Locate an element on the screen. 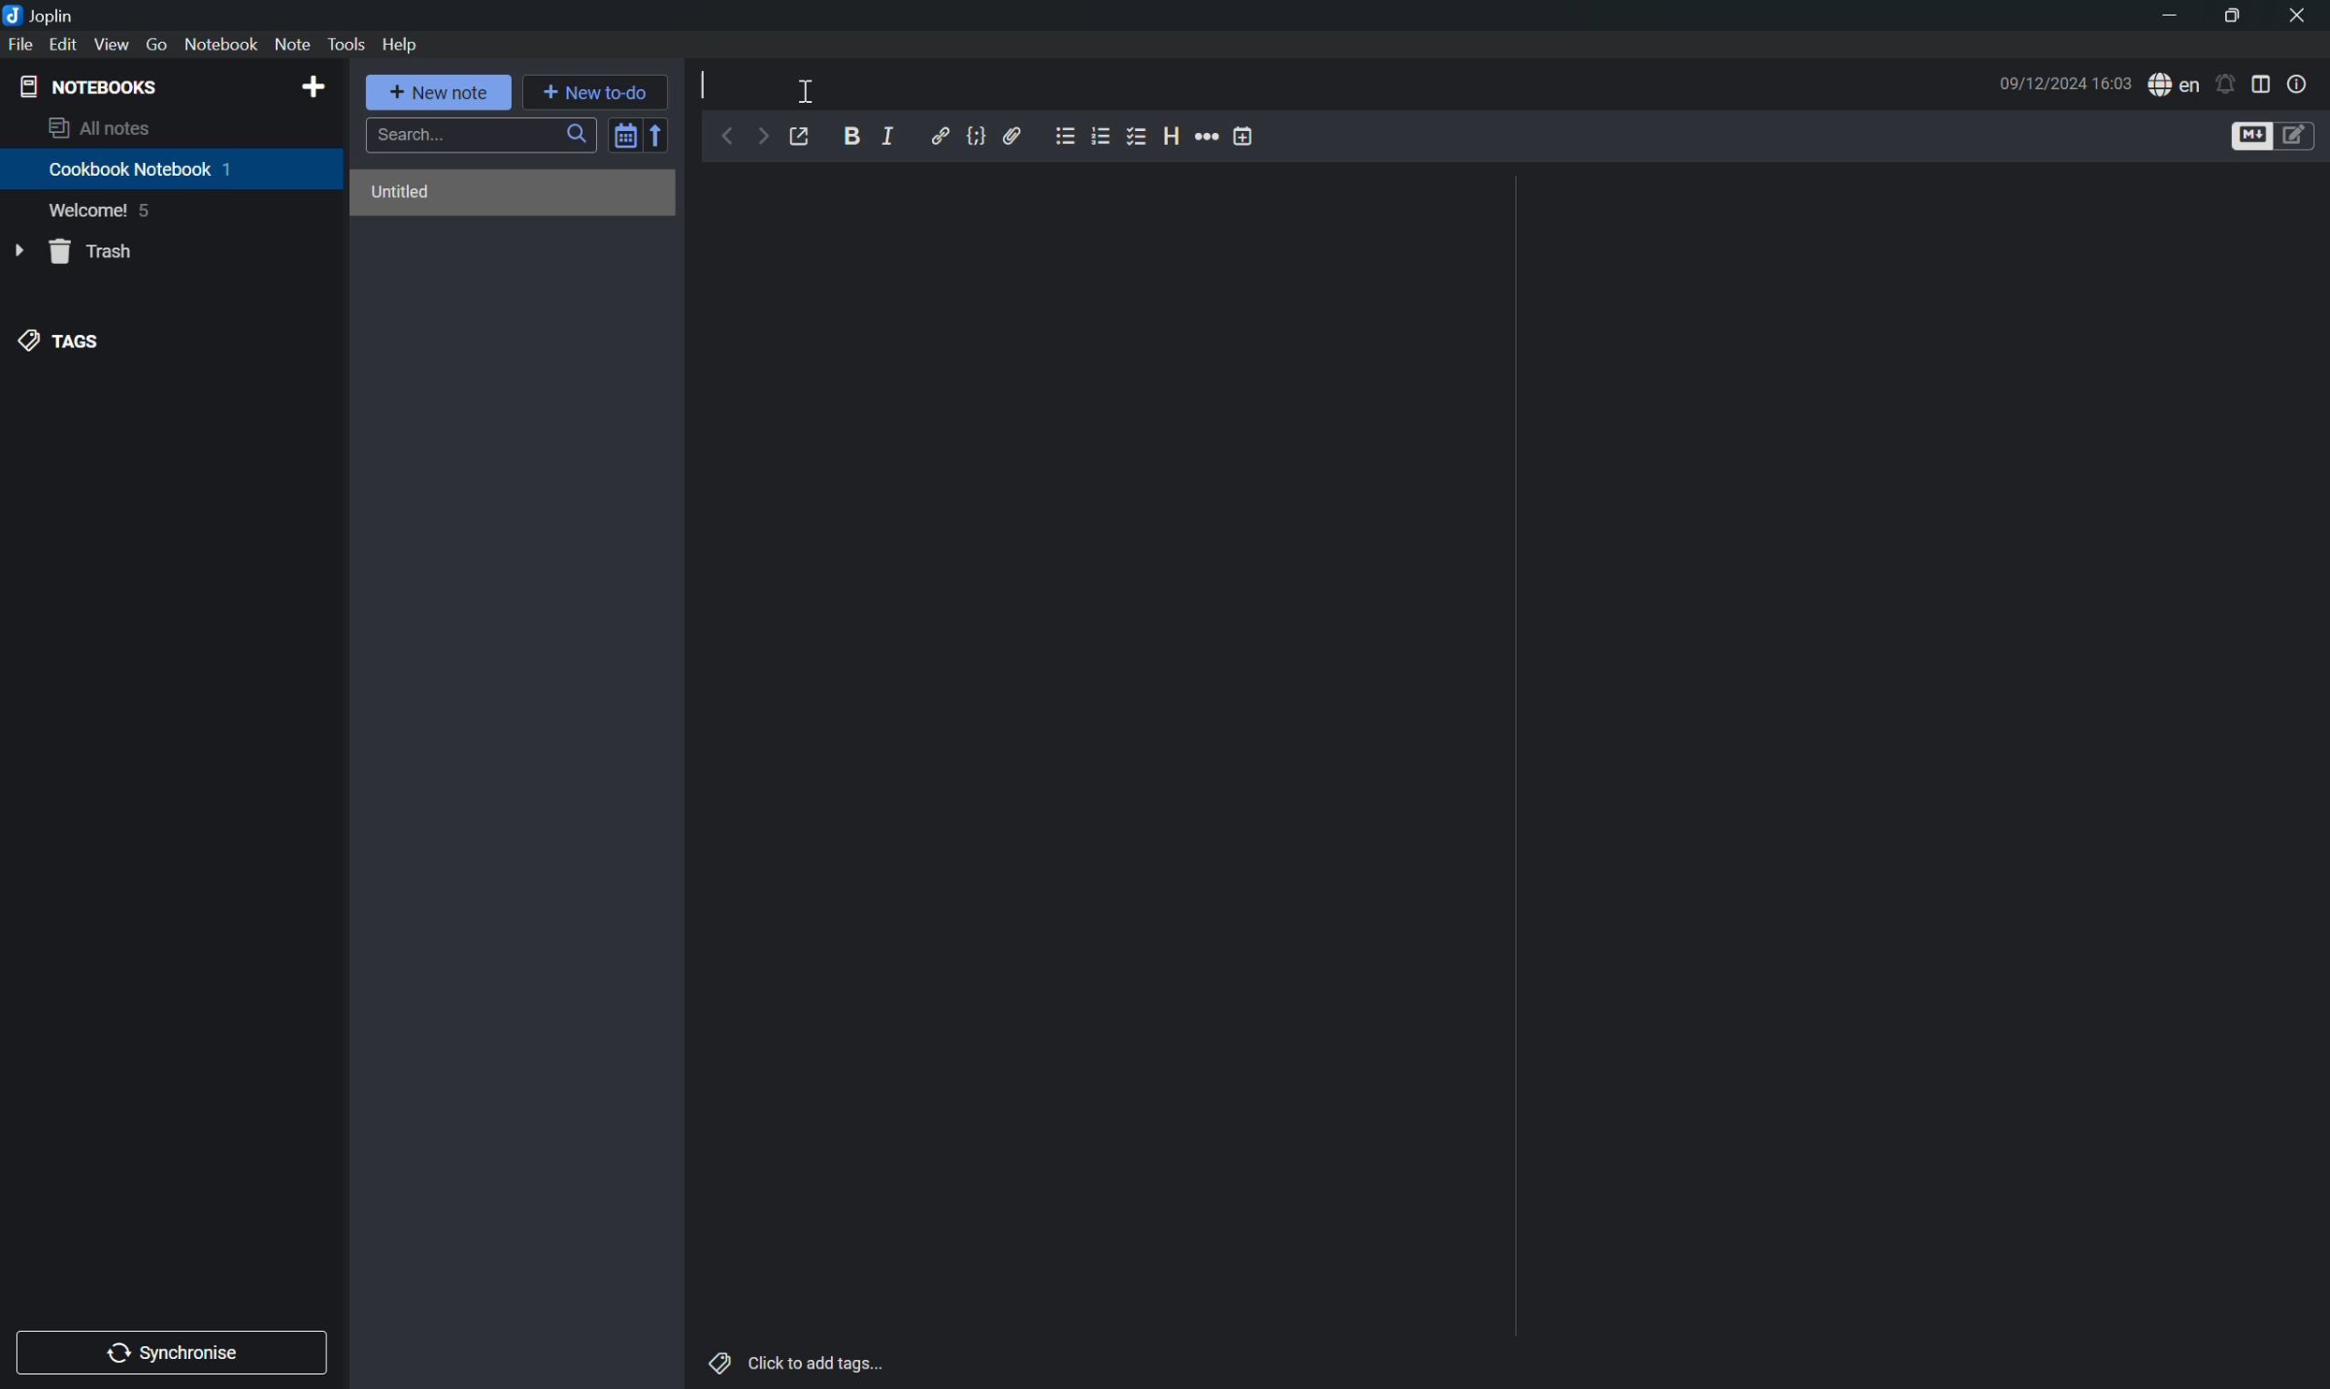 This screenshot has width=2330, height=1389. Trash is located at coordinates (96, 249).